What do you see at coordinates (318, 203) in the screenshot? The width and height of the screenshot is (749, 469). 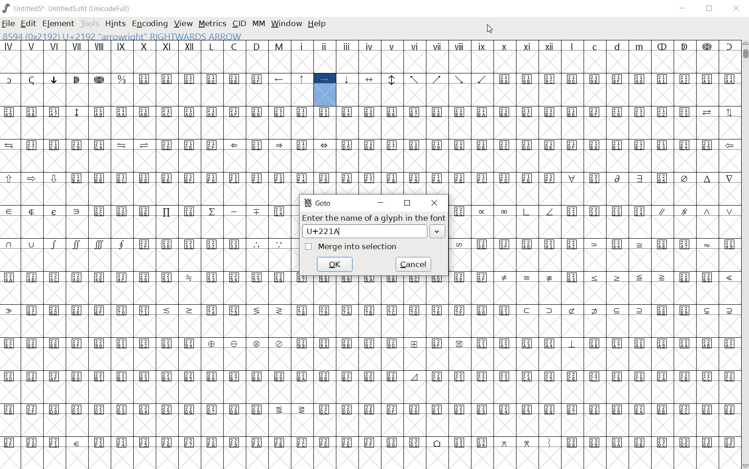 I see `GoTo` at bounding box center [318, 203].